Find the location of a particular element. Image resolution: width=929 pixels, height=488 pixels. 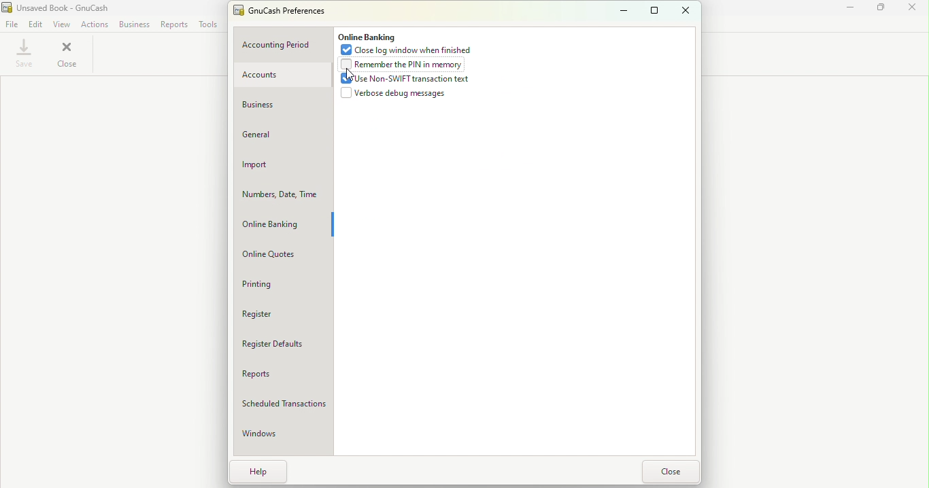

minimize is located at coordinates (624, 10).